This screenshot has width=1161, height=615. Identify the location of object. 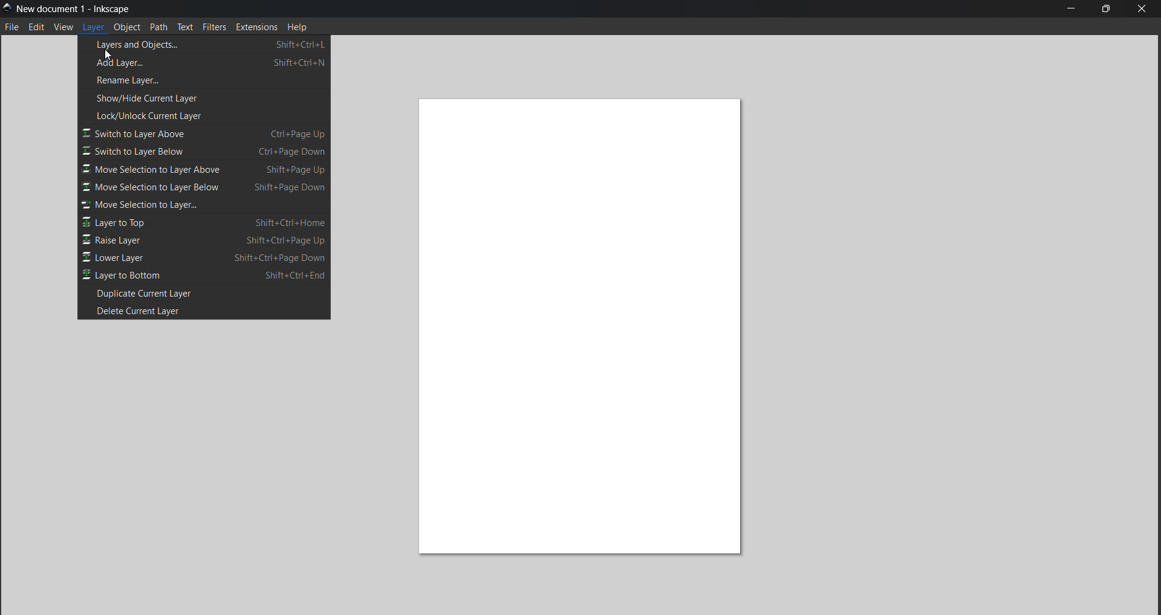
(128, 28).